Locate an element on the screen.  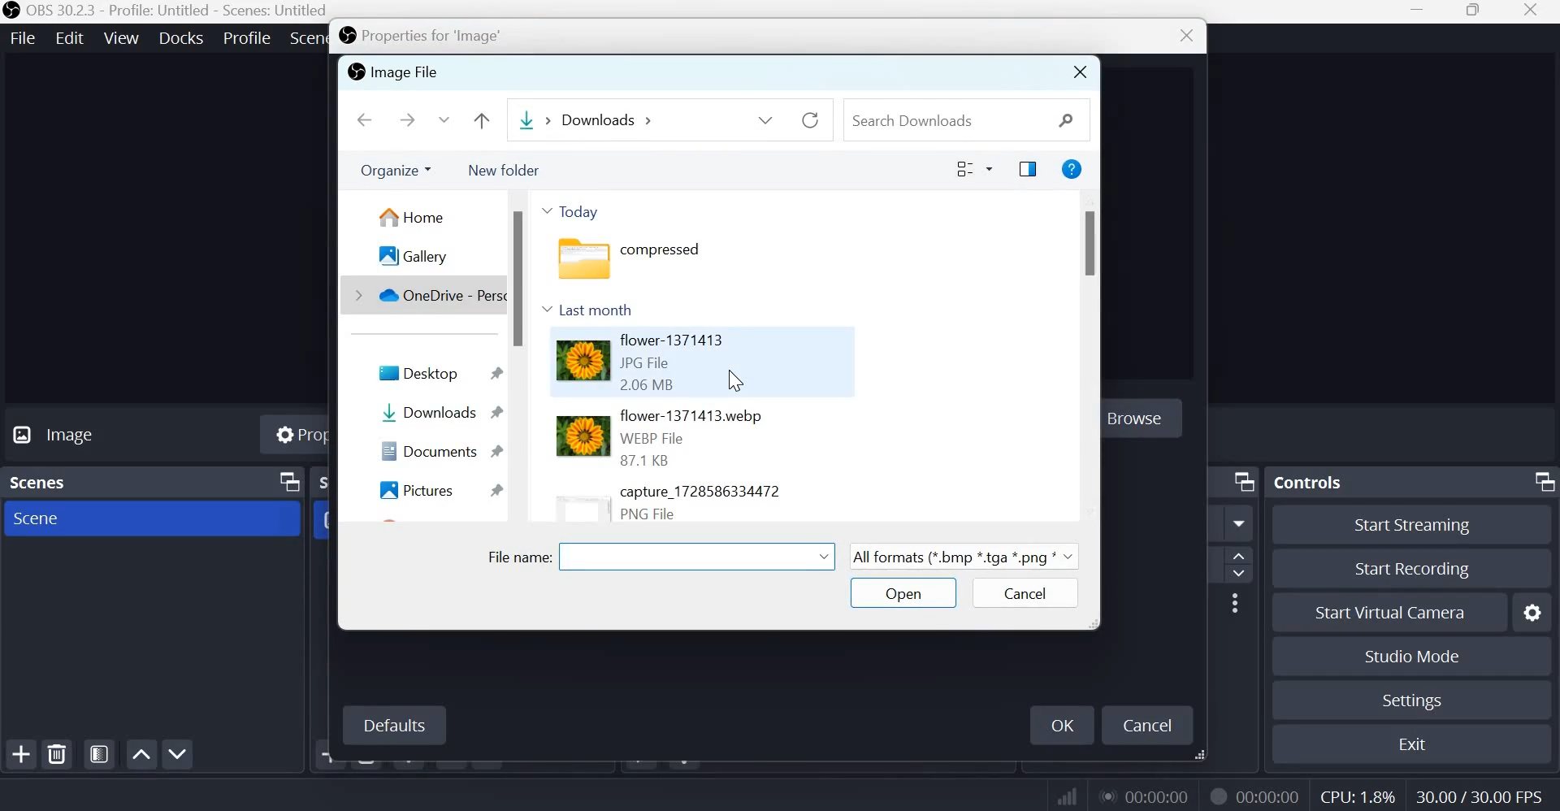
capture_1728586334472 PNG file is located at coordinates (665, 502).